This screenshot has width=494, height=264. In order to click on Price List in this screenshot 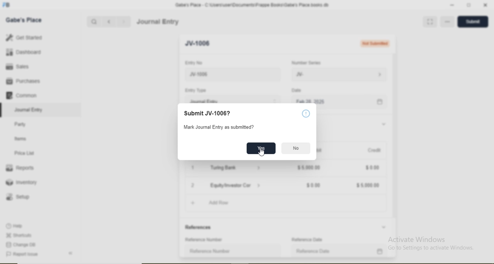, I will do `click(24, 153)`.